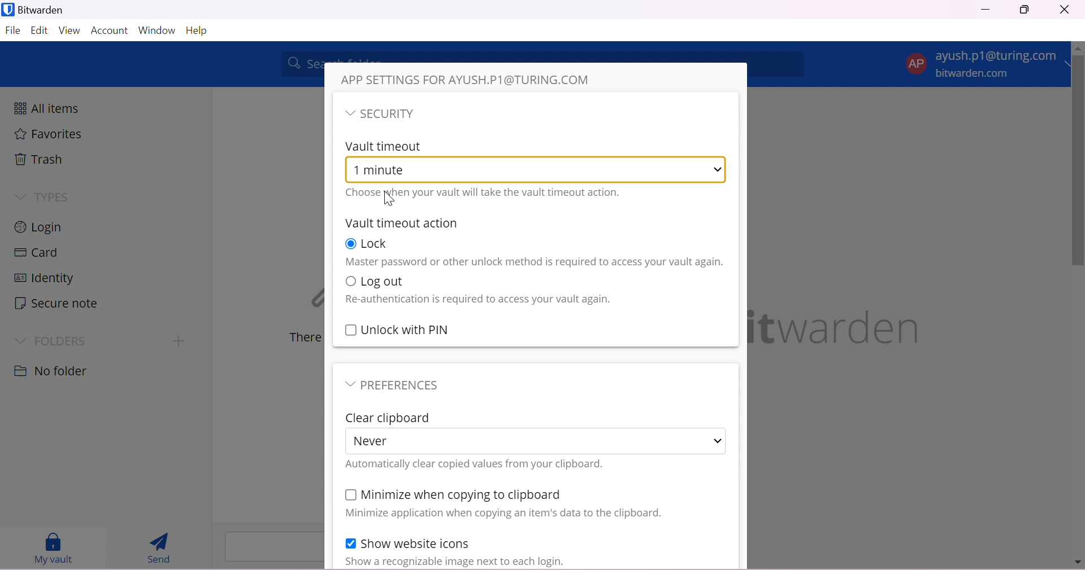  Describe the element at coordinates (350, 244) in the screenshot. I see `Checkbox` at that location.